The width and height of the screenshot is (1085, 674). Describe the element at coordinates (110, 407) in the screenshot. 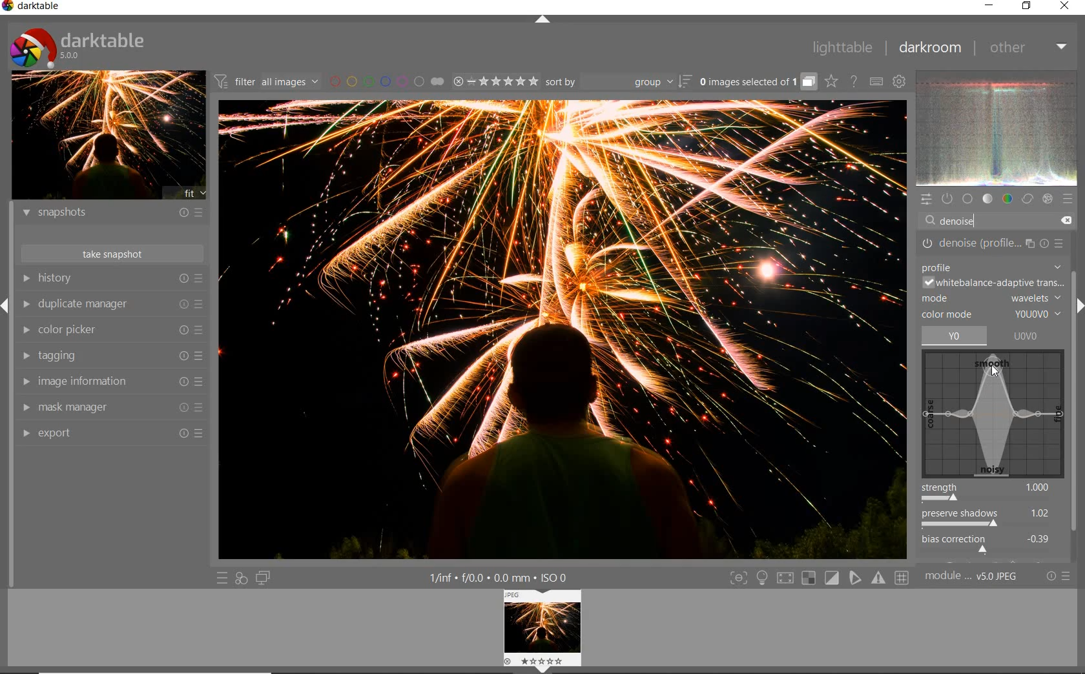

I see `mask manager` at that location.